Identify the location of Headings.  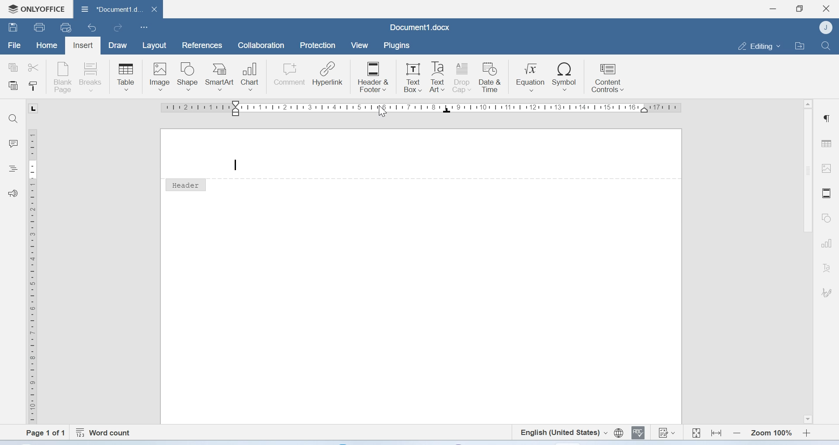
(14, 168).